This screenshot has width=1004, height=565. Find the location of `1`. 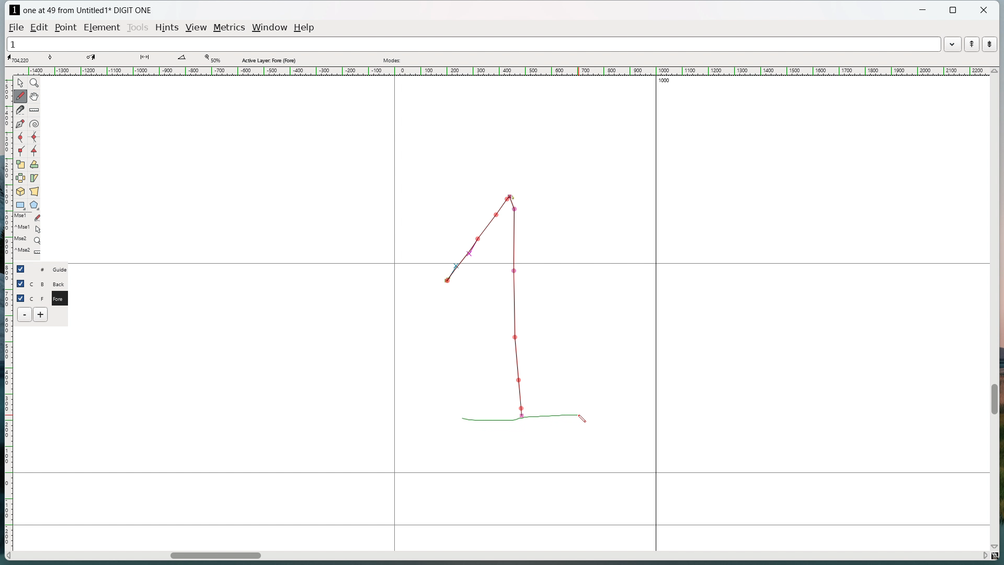

1 is located at coordinates (473, 43).